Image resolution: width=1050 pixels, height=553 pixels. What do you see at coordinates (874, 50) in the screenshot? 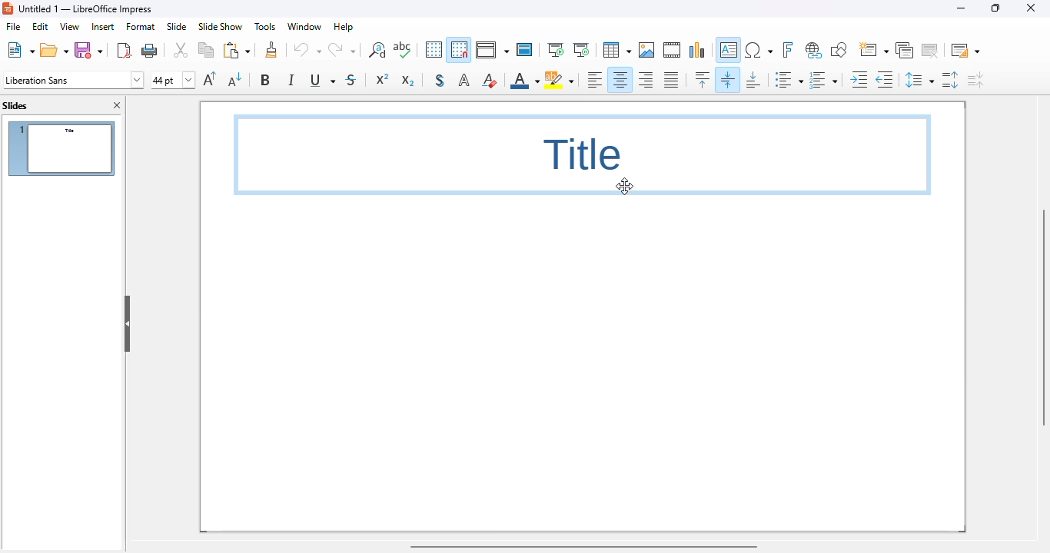
I see `new slide` at bounding box center [874, 50].